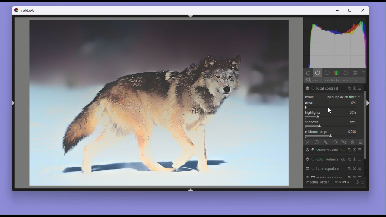 Image resolution: width=386 pixels, height=217 pixels. What do you see at coordinates (333, 105) in the screenshot?
I see `Detail` at bounding box center [333, 105].